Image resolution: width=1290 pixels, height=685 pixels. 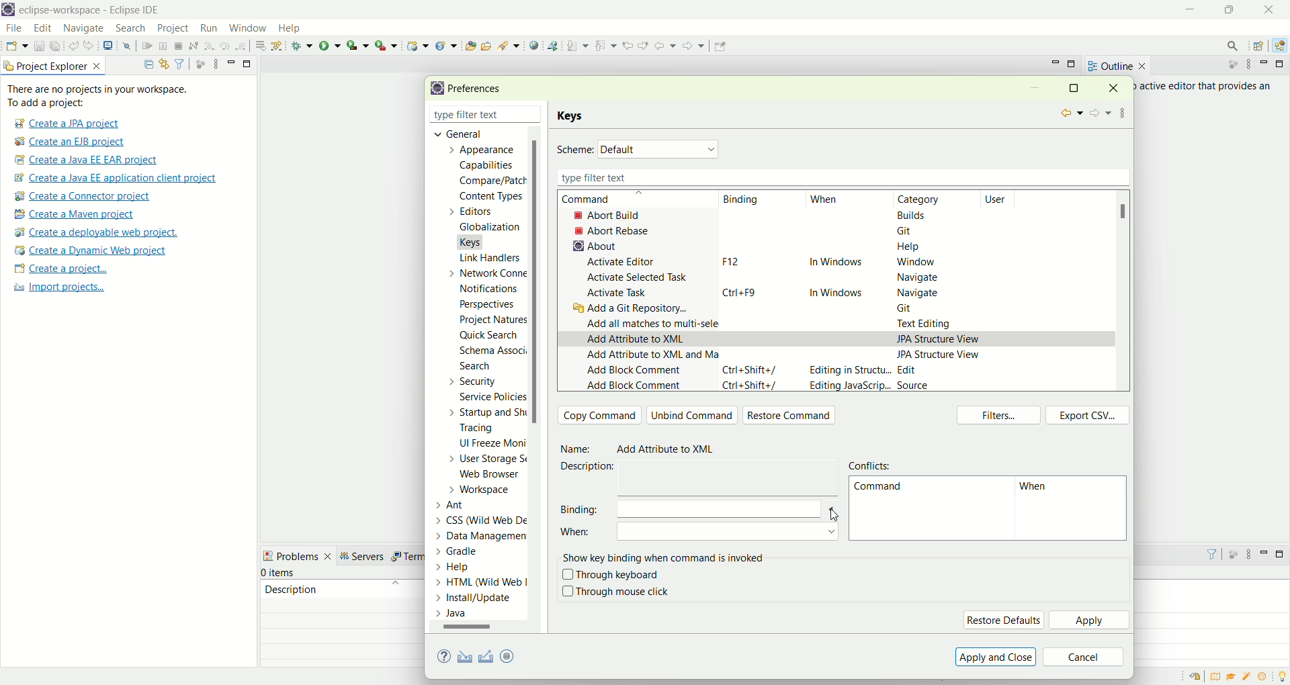 What do you see at coordinates (87, 160) in the screenshot?
I see `create a Java EE EAR project` at bounding box center [87, 160].